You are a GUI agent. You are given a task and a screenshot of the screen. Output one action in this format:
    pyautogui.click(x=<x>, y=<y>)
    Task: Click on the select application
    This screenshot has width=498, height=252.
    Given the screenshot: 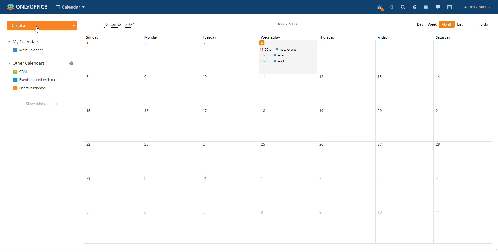 What is the action you would take?
    pyautogui.click(x=70, y=7)
    